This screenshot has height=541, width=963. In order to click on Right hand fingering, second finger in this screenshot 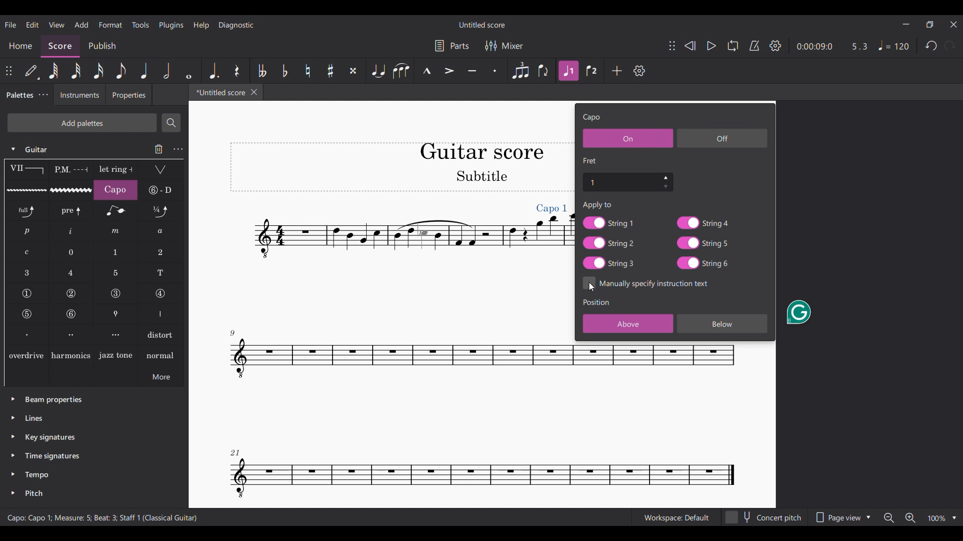, I will do `click(72, 335)`.